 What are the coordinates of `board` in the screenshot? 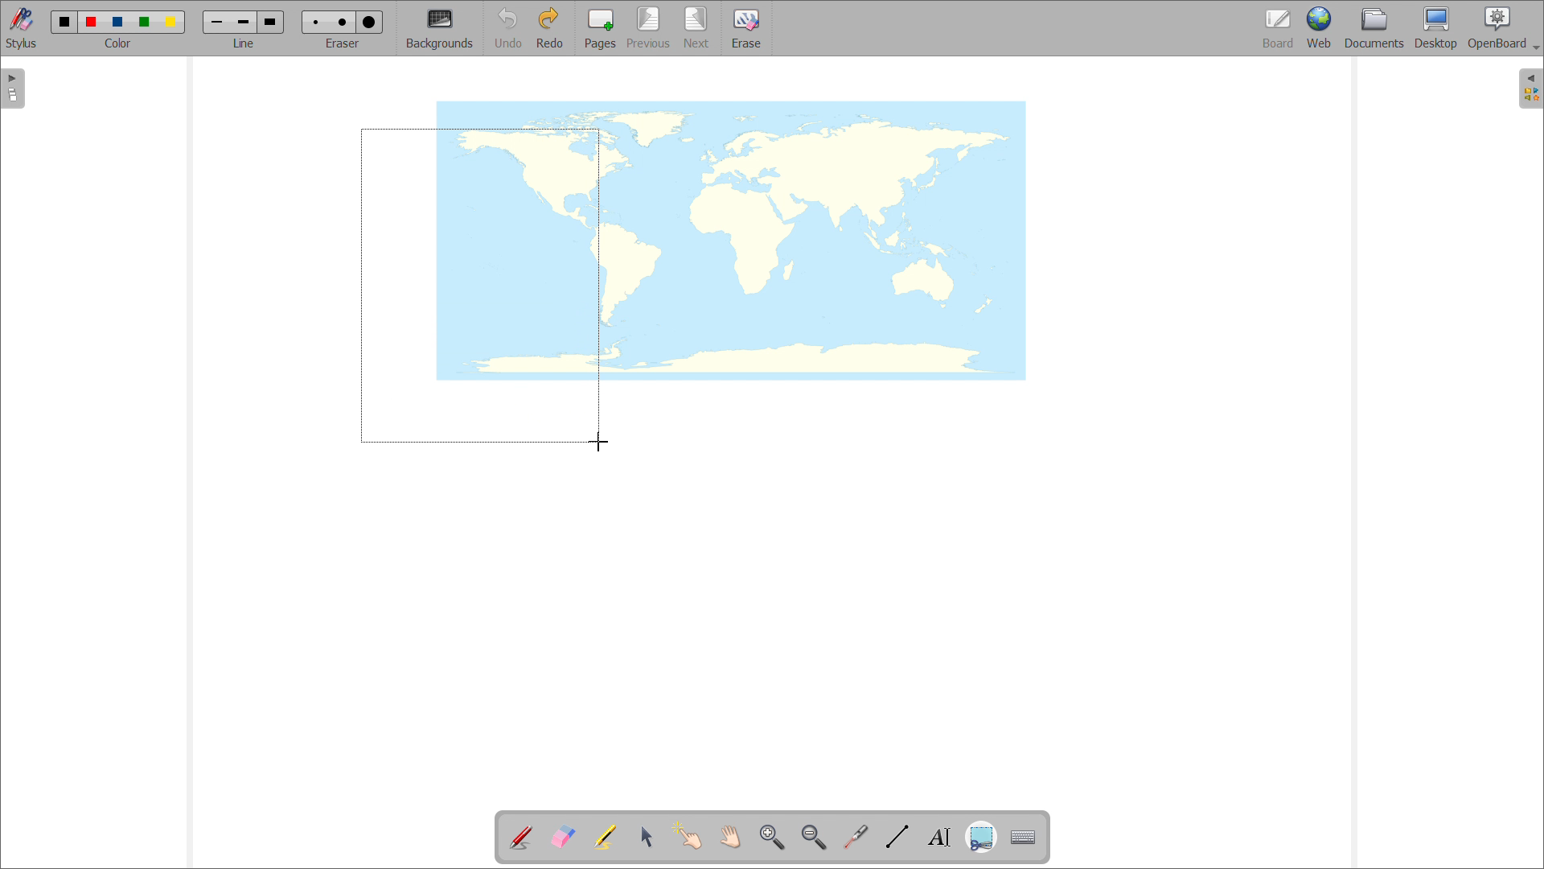 It's located at (1279, 29).